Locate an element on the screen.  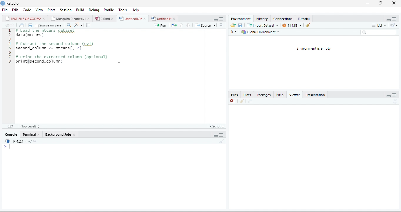
open is located at coordinates (232, 26).